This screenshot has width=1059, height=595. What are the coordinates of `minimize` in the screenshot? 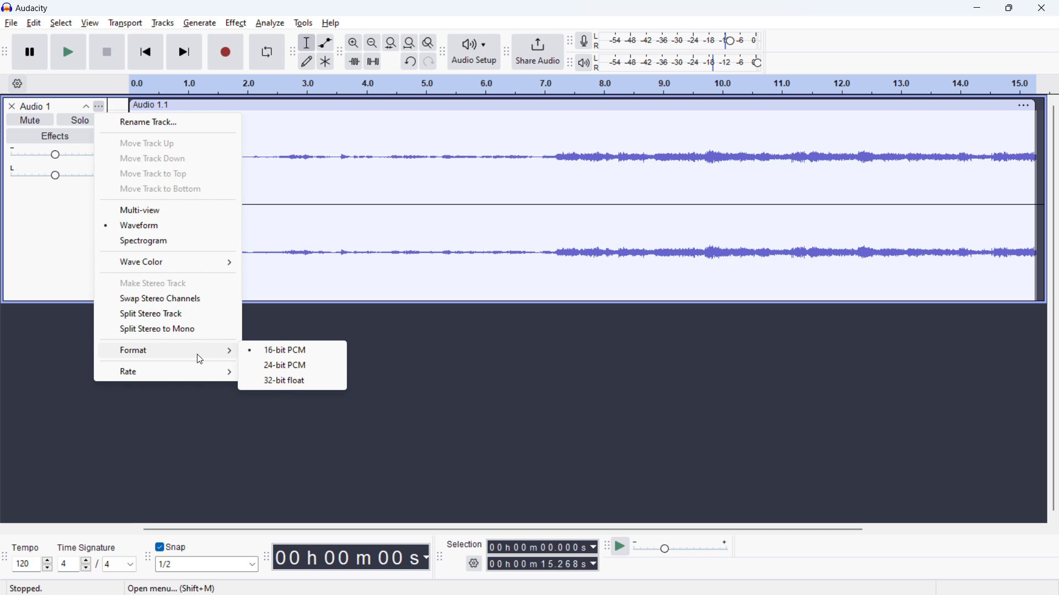 It's located at (976, 8).